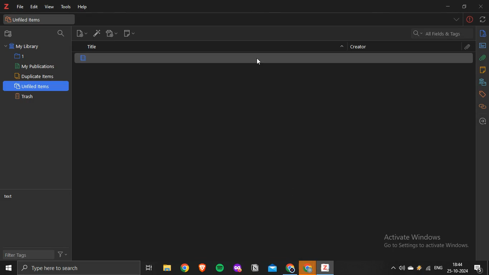 This screenshot has width=489, height=275. Describe the element at coordinates (25, 96) in the screenshot. I see `trash` at that location.